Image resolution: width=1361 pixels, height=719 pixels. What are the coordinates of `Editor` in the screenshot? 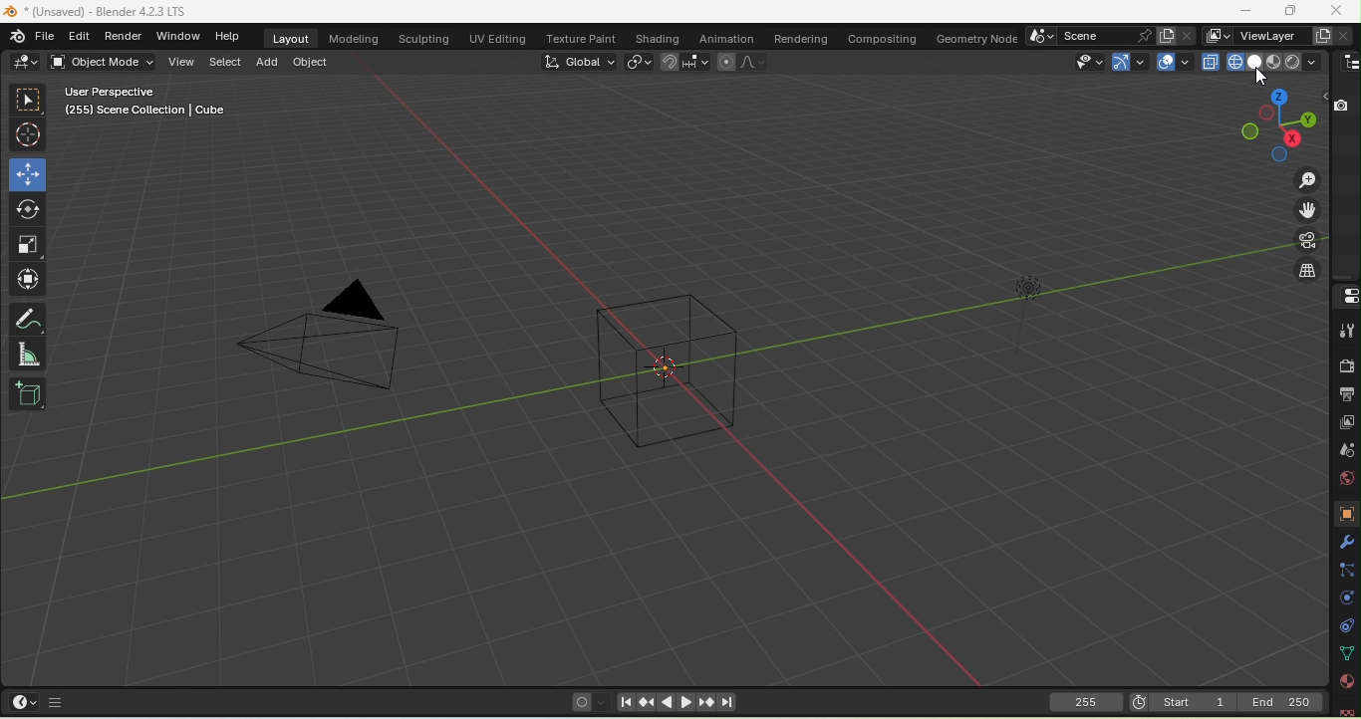 It's located at (27, 61).